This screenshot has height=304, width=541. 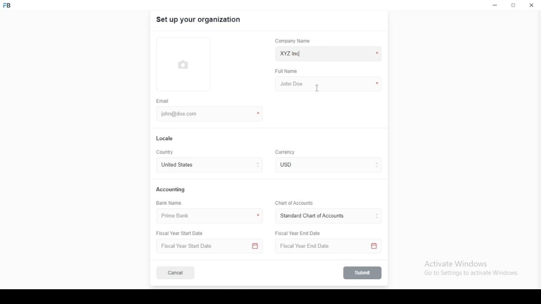 What do you see at coordinates (163, 101) in the screenshot?
I see `email` at bounding box center [163, 101].